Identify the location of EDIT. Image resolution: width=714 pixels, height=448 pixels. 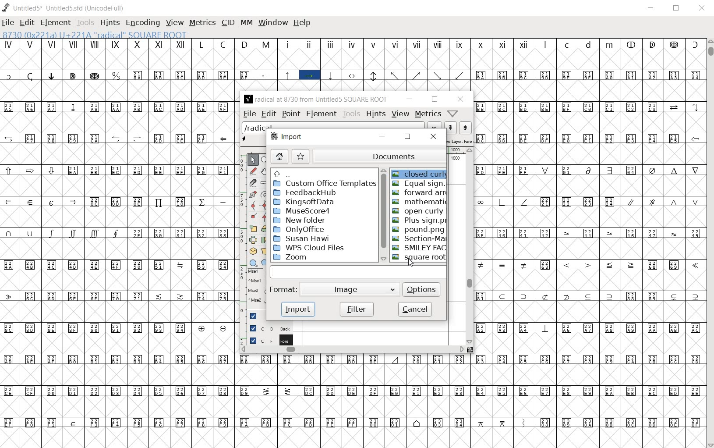
(26, 22).